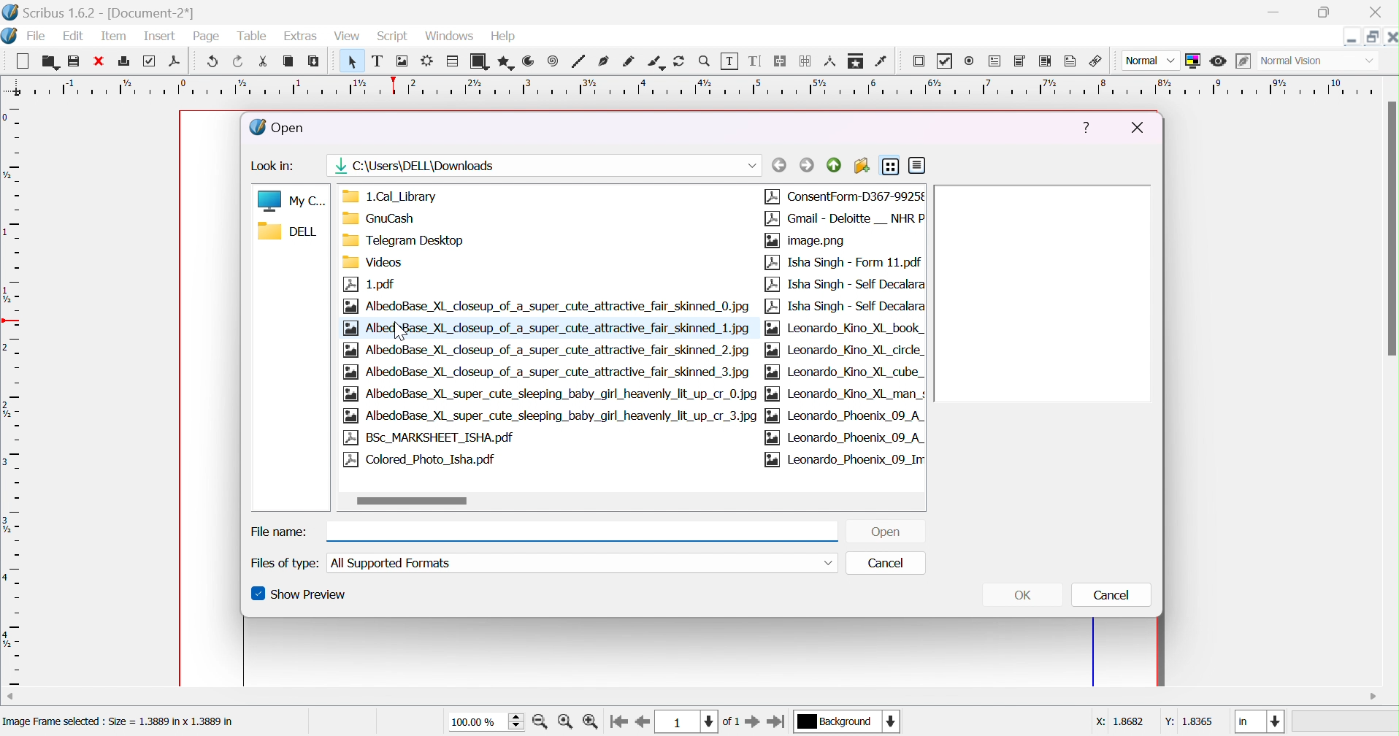 This screenshot has height=736, width=1399. Describe the element at coordinates (1241, 61) in the screenshot. I see `edit in preview mode` at that location.